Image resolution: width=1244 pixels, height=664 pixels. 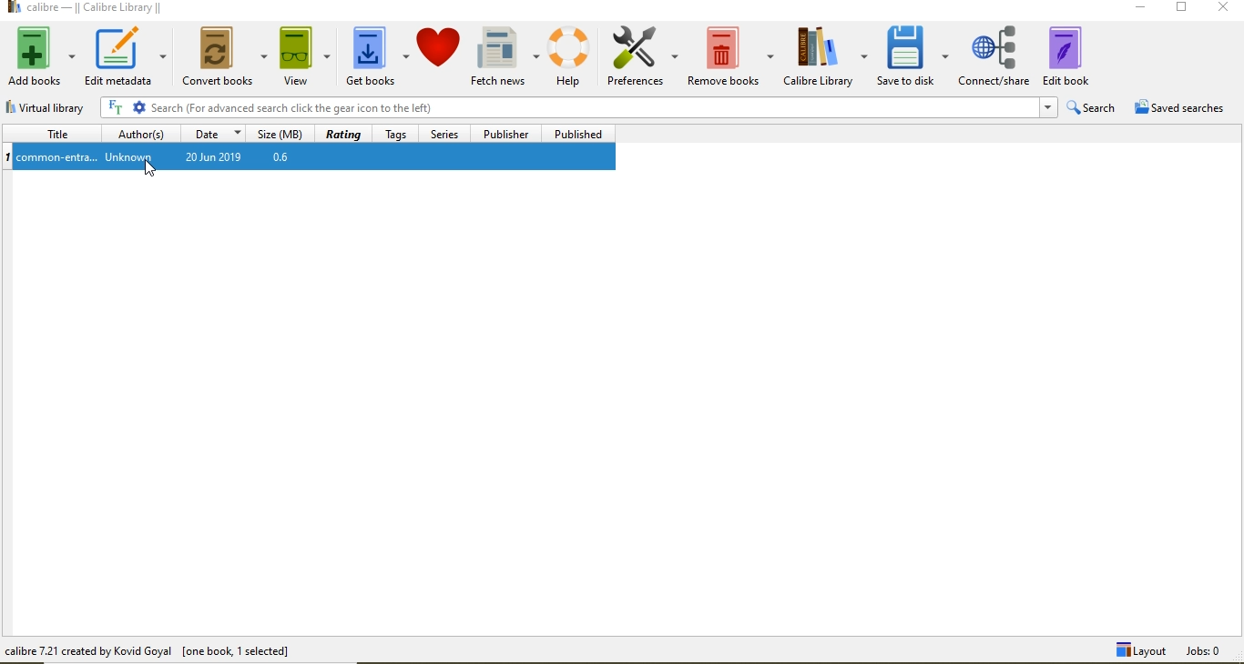 What do you see at coordinates (1220, 10) in the screenshot?
I see `Close` at bounding box center [1220, 10].